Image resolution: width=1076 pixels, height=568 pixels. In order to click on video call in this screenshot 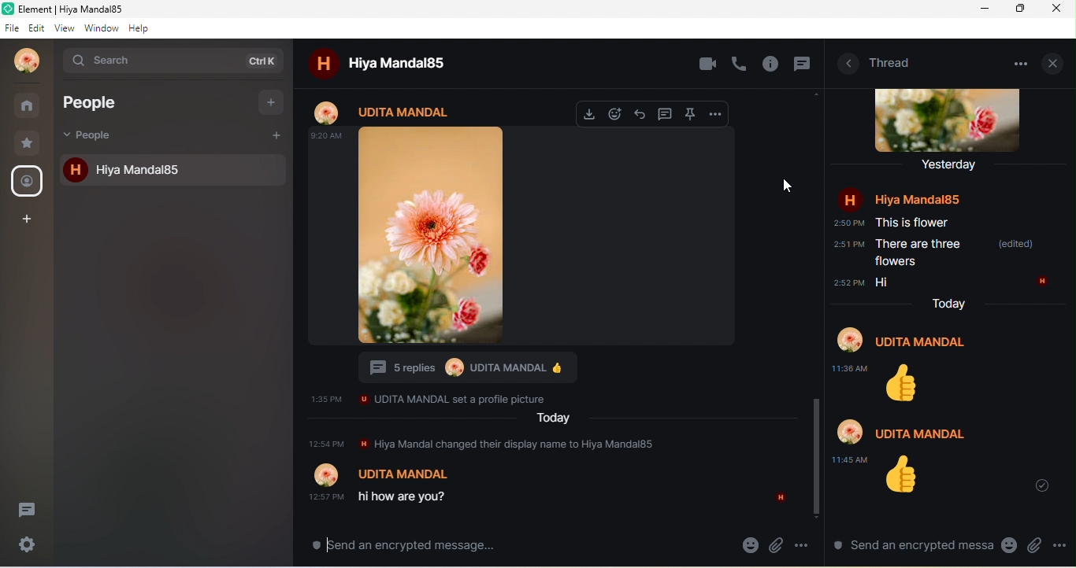, I will do `click(708, 64)`.